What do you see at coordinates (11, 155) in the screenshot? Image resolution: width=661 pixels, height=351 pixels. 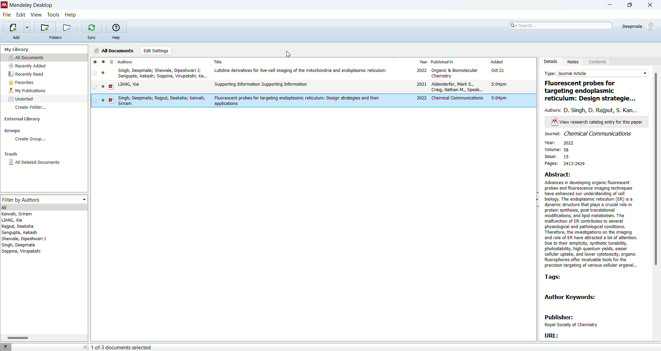 I see `trash` at bounding box center [11, 155].